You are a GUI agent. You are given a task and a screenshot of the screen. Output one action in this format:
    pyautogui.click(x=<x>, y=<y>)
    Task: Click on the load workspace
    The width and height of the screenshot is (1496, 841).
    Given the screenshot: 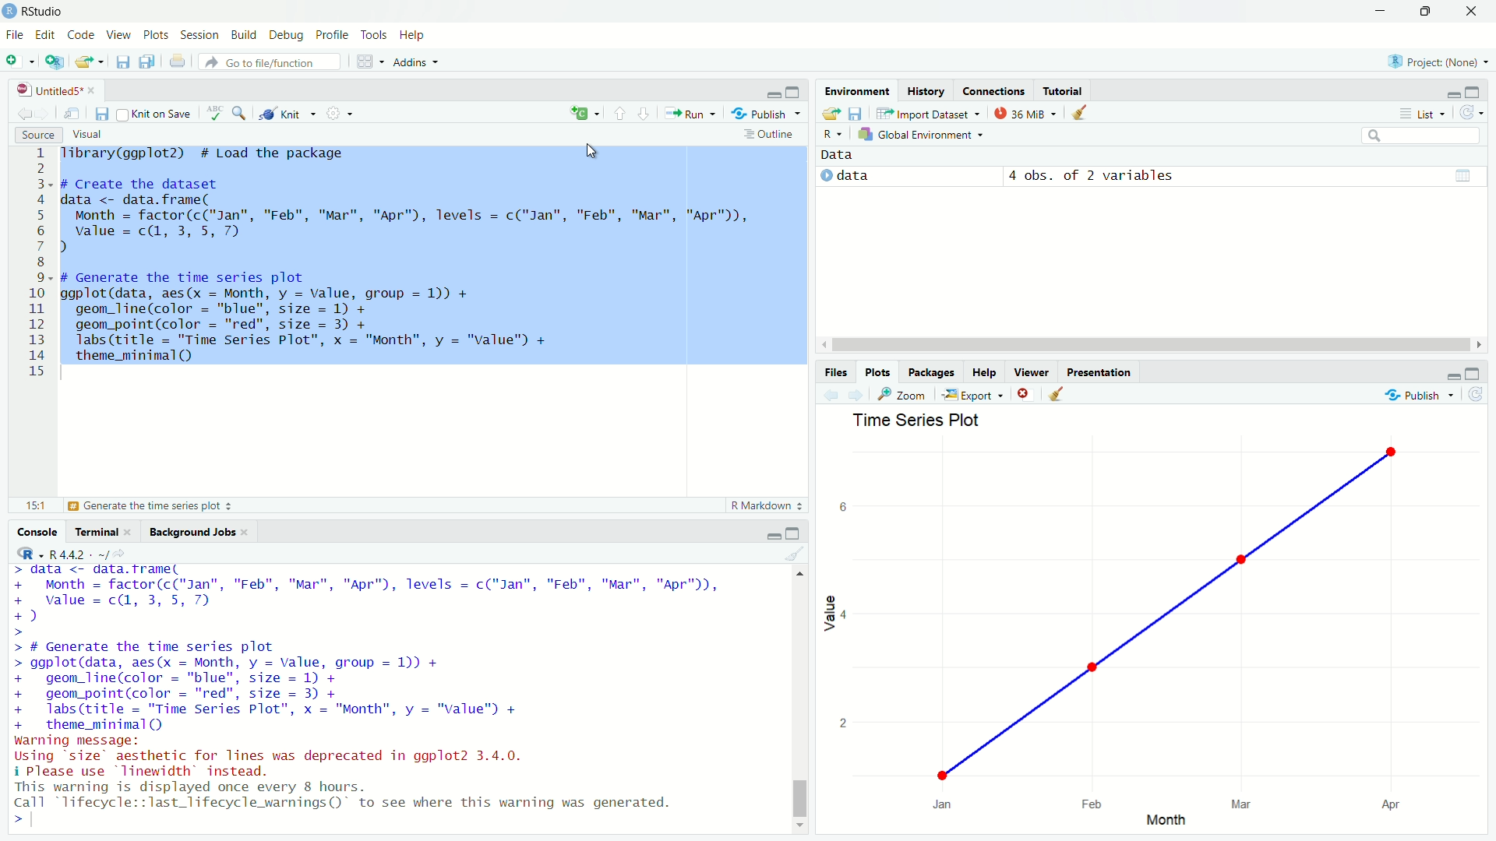 What is the action you would take?
    pyautogui.click(x=831, y=114)
    